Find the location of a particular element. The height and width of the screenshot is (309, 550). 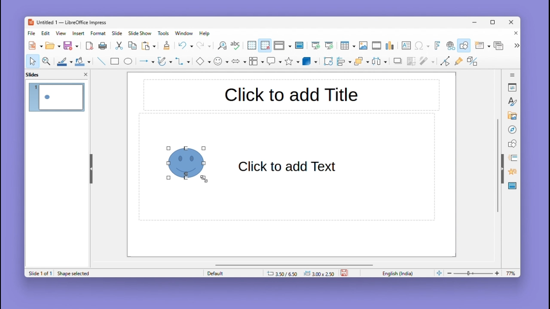

Slide is located at coordinates (117, 33).